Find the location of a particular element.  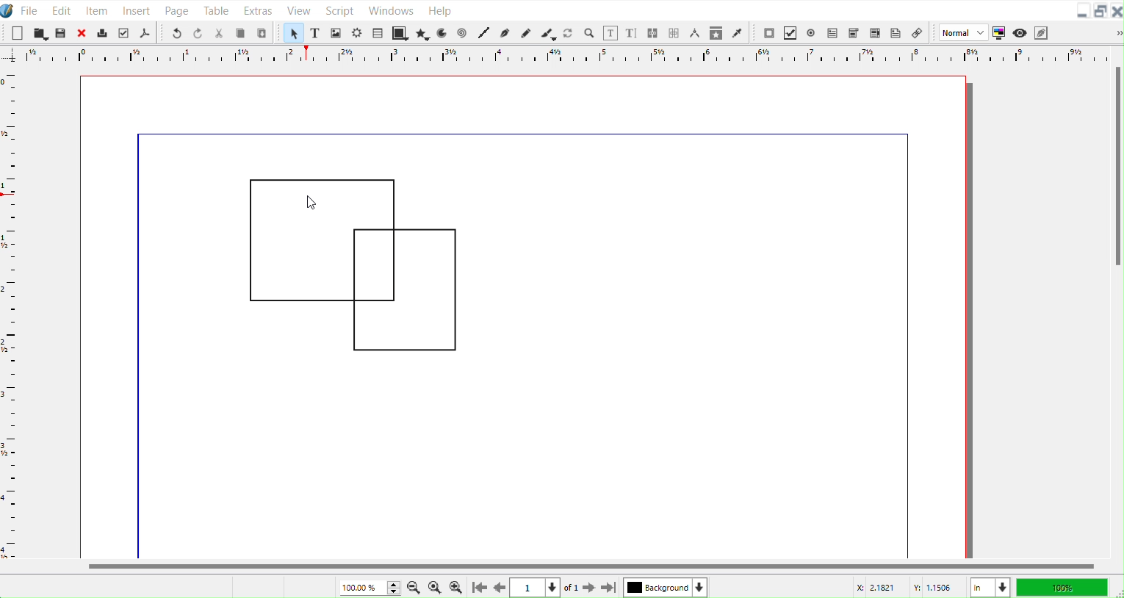

of 1 is located at coordinates (571, 588).